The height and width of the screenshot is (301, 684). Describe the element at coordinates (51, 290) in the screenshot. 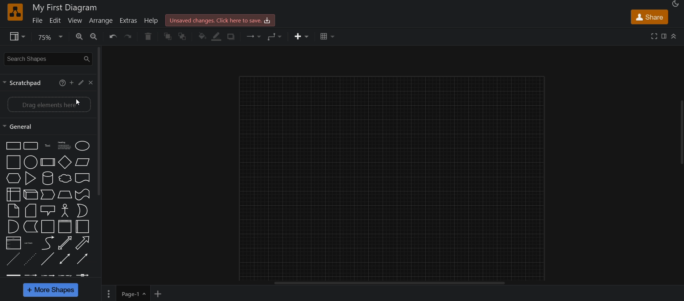

I see `more shapes` at that location.